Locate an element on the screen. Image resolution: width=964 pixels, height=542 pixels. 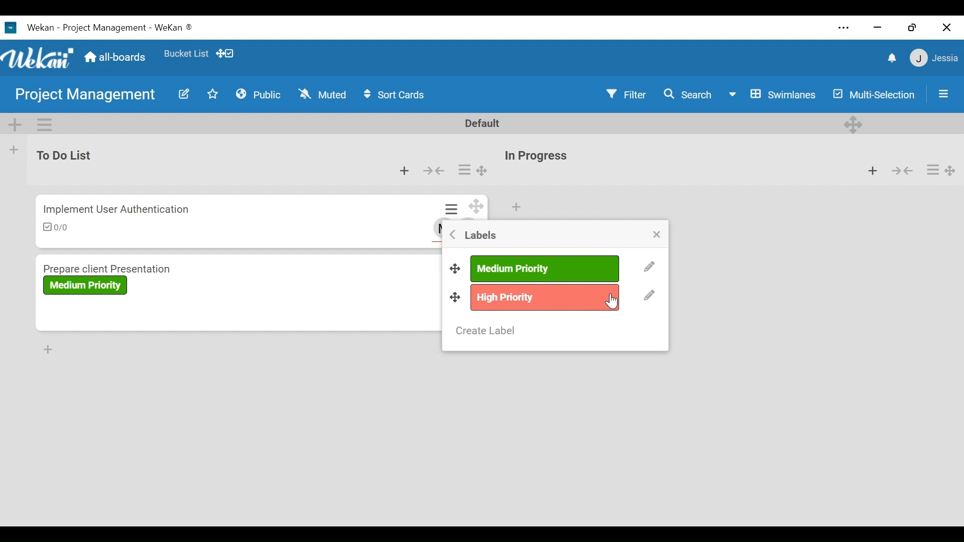
back is located at coordinates (450, 236).